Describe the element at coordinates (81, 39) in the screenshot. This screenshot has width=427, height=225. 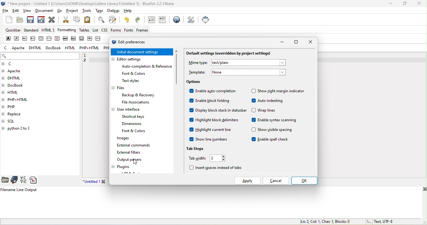
I see `keyboard` at that location.